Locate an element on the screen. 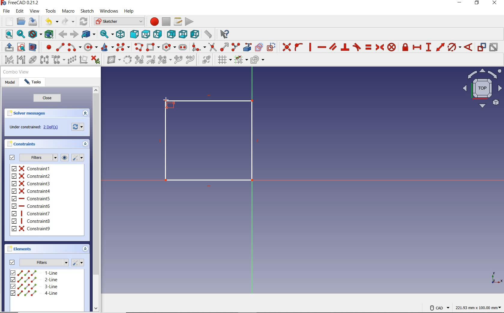  constrain point onto object is located at coordinates (298, 47).